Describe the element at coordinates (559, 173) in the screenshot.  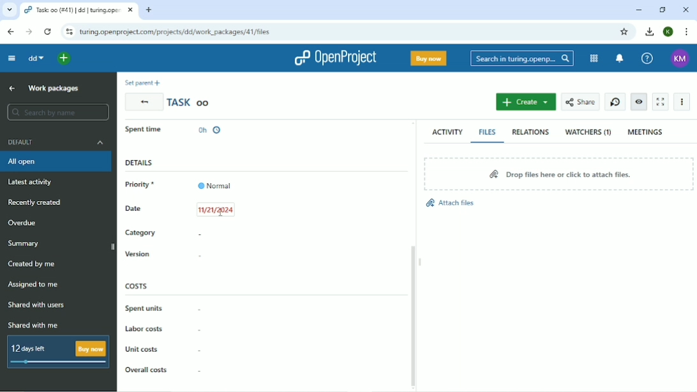
I see `Drop files here or click to attach files.` at that location.